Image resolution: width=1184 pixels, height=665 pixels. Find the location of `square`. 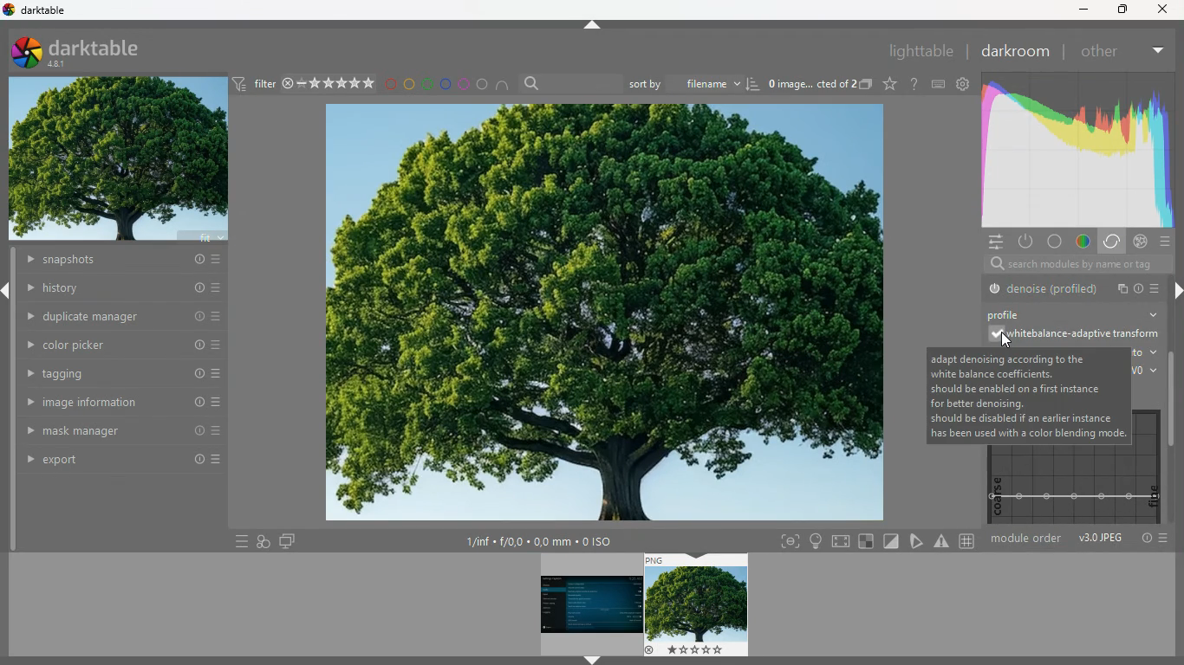

square is located at coordinates (868, 541).